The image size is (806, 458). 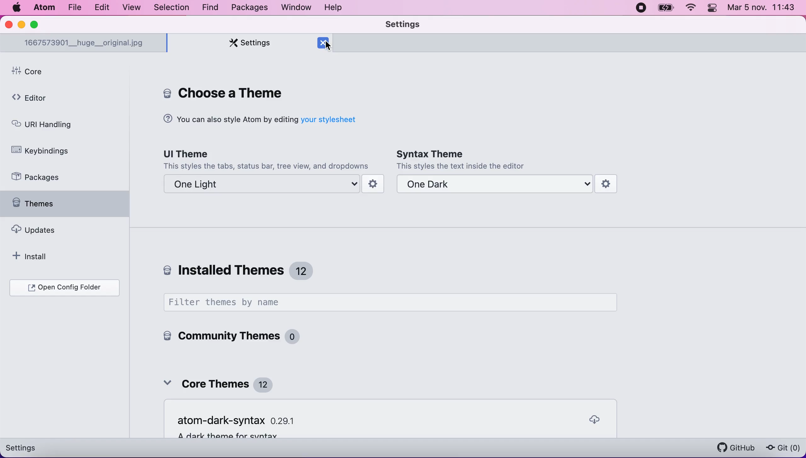 What do you see at coordinates (208, 7) in the screenshot?
I see `find` at bounding box center [208, 7].